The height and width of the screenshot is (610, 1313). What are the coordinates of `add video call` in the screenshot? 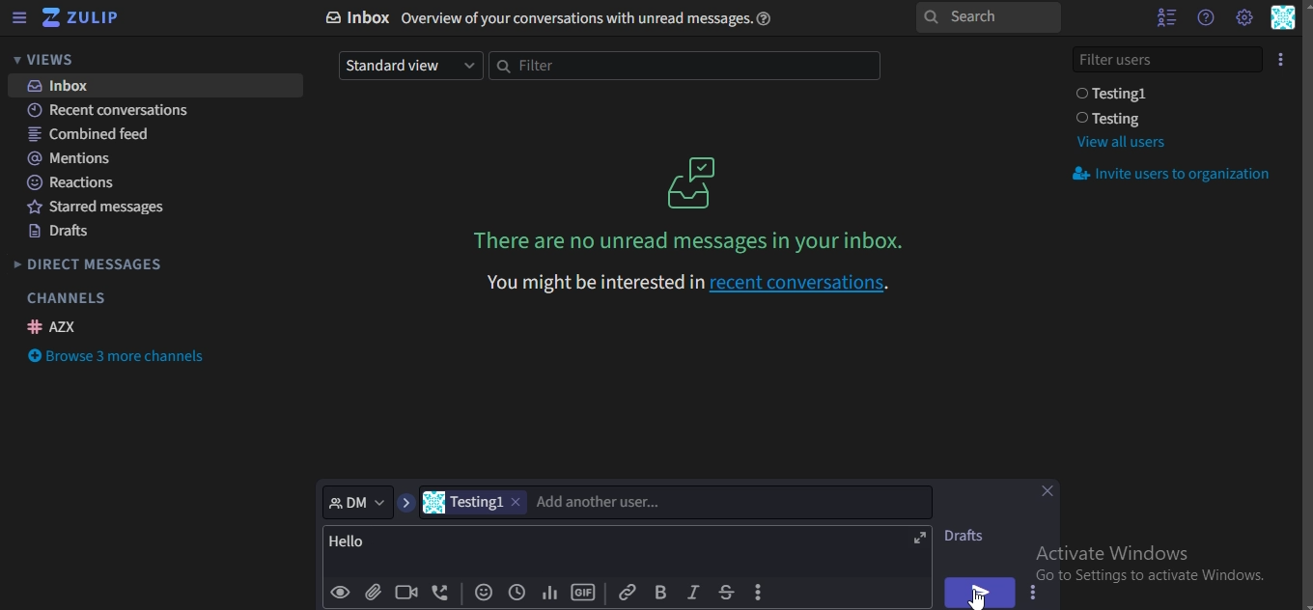 It's located at (407, 592).